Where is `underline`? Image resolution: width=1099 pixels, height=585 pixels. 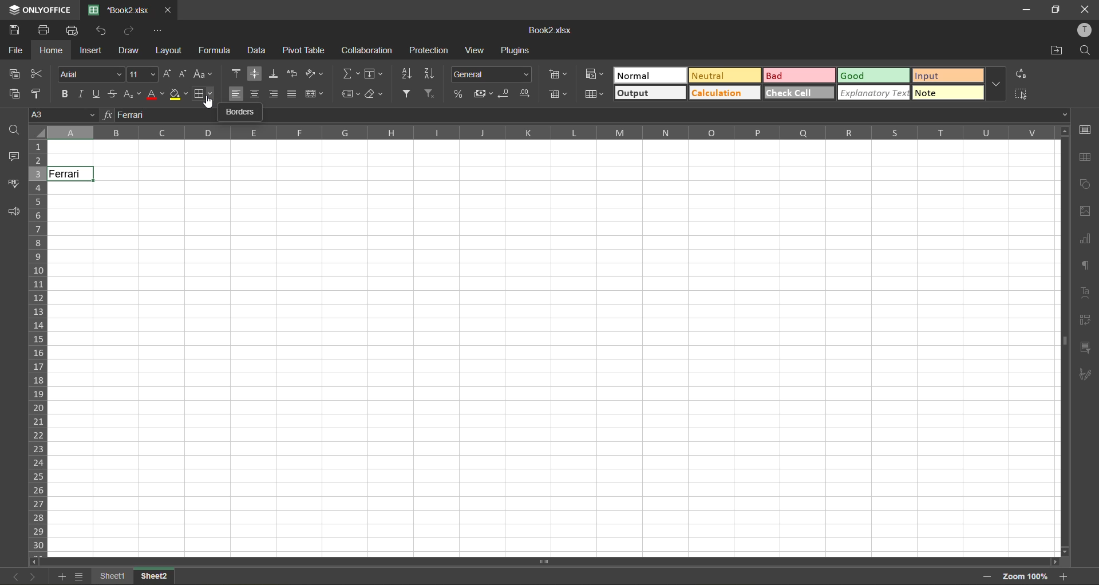
underline is located at coordinates (98, 94).